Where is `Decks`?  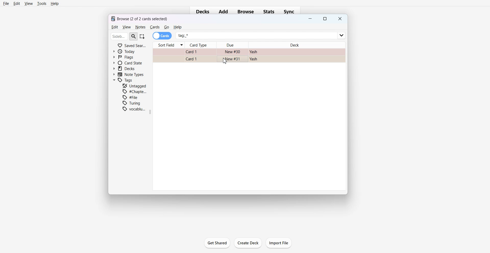
Decks is located at coordinates (125, 68).